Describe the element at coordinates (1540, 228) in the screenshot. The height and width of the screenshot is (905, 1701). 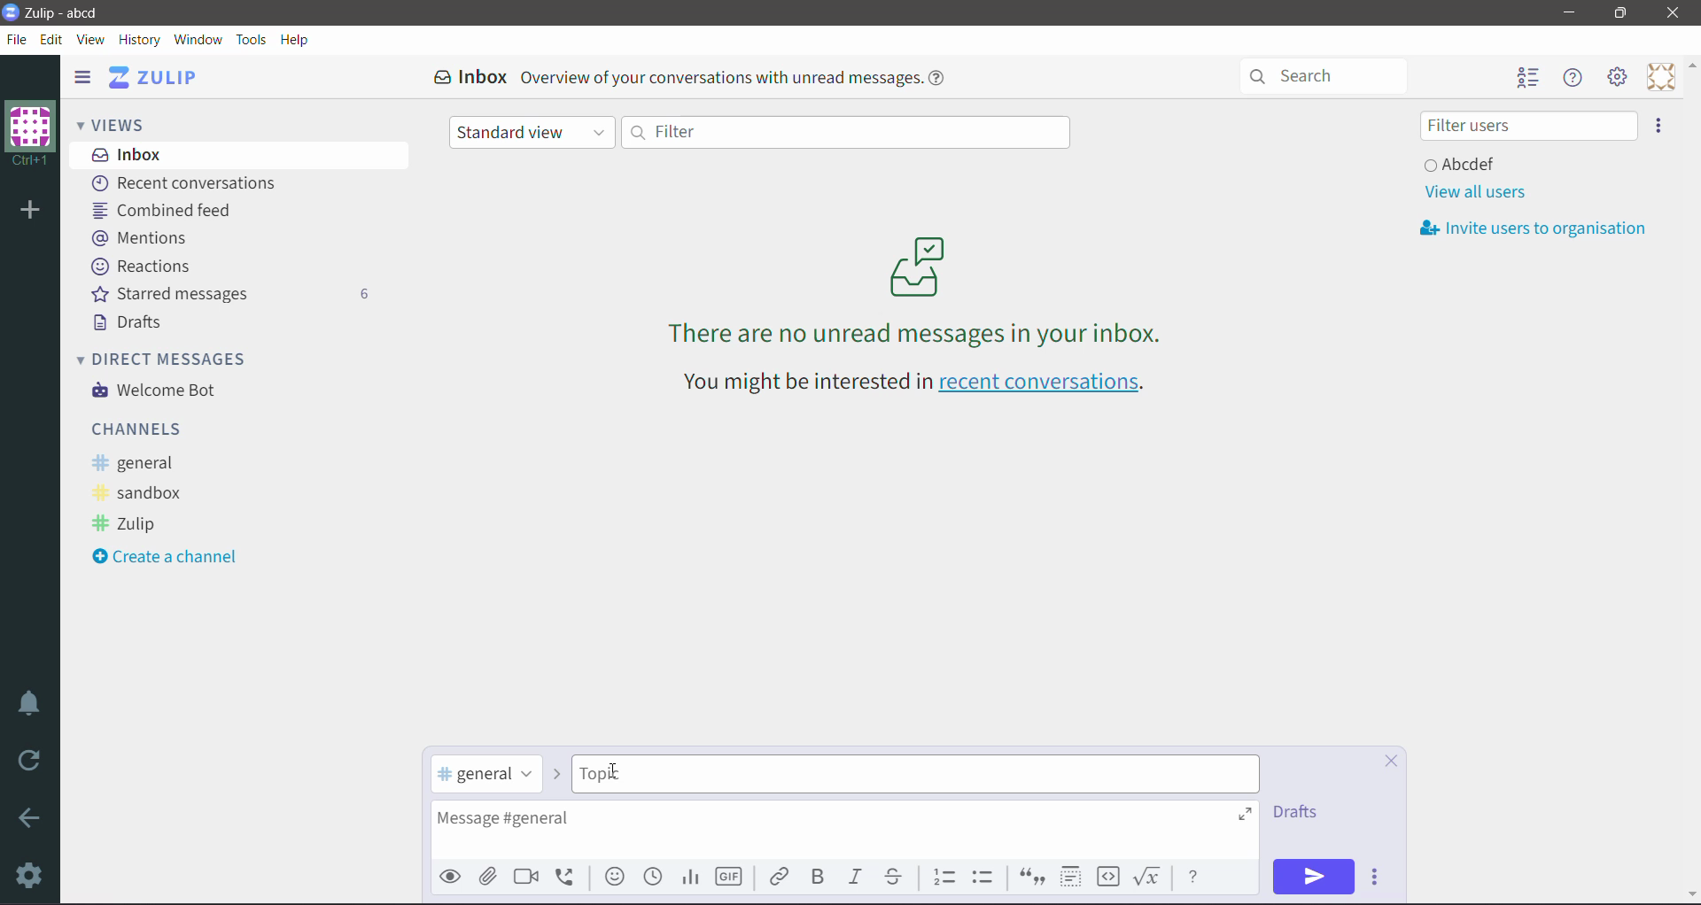
I see `Invite usersto organization` at that location.